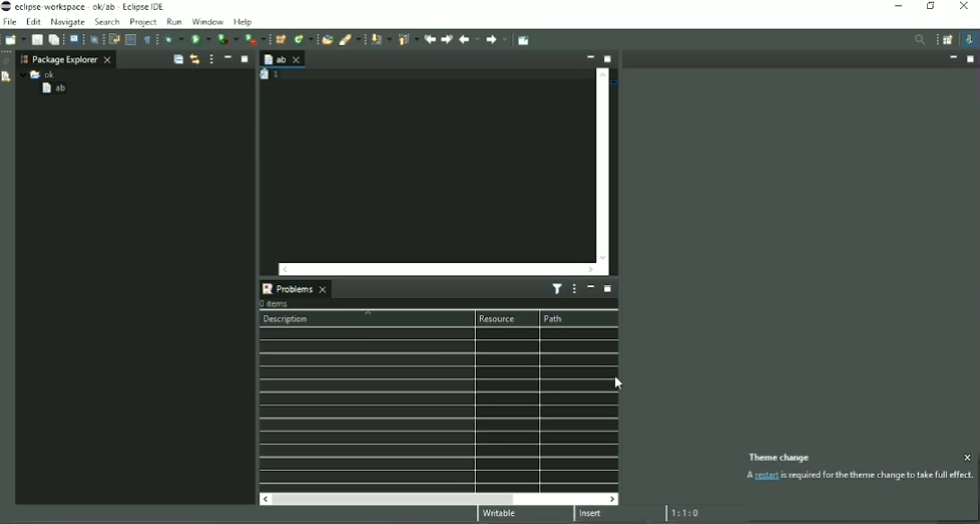 The image size is (980, 524). What do you see at coordinates (438, 271) in the screenshot?
I see `Horizontal scrollbar` at bounding box center [438, 271].